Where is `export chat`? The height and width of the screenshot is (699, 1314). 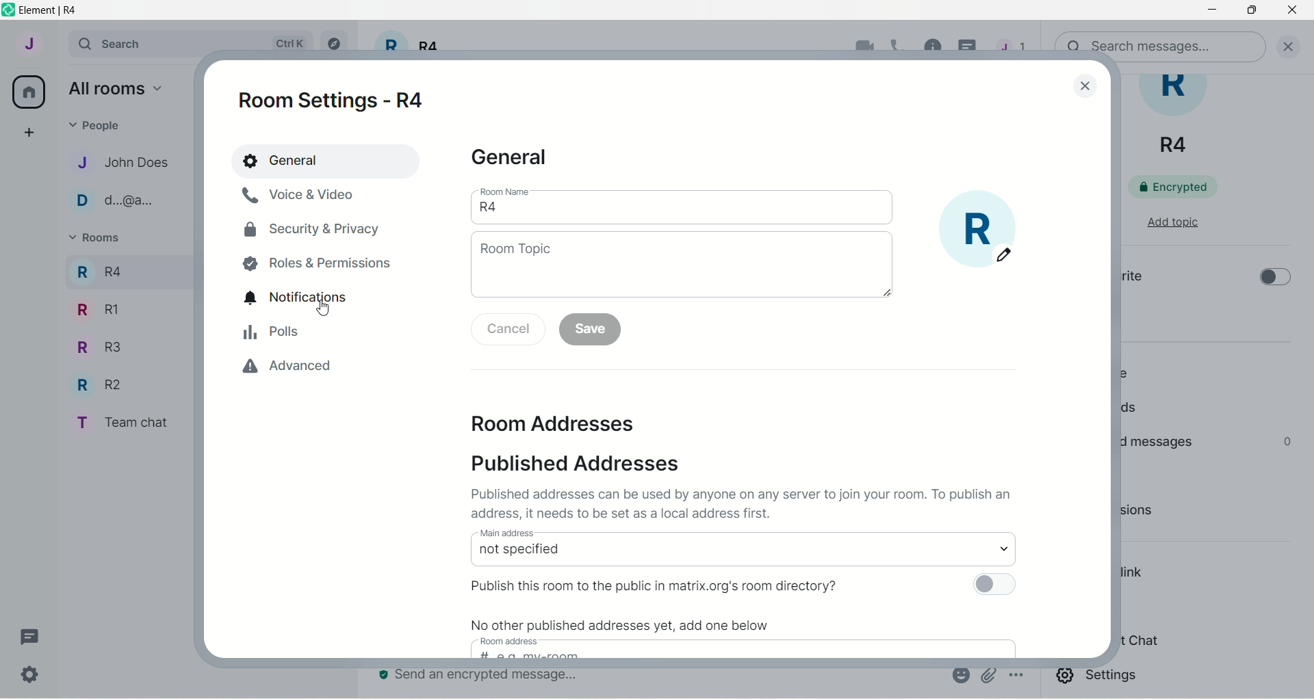
export chat is located at coordinates (1139, 641).